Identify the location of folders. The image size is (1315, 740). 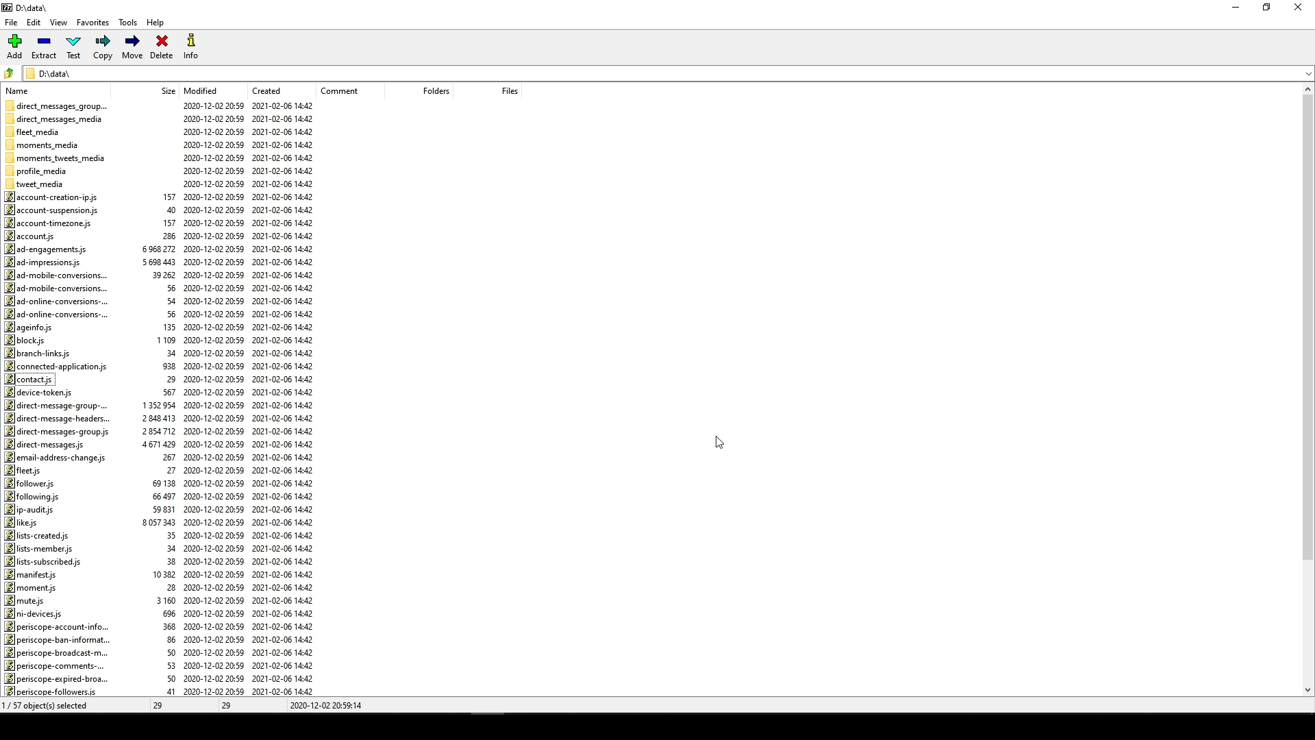
(426, 92).